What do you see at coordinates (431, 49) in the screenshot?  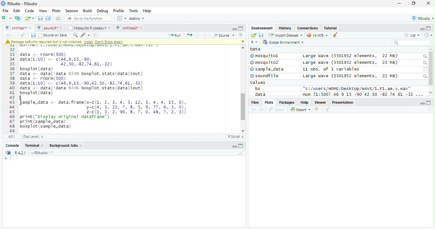 I see `scroll up` at bounding box center [431, 49].